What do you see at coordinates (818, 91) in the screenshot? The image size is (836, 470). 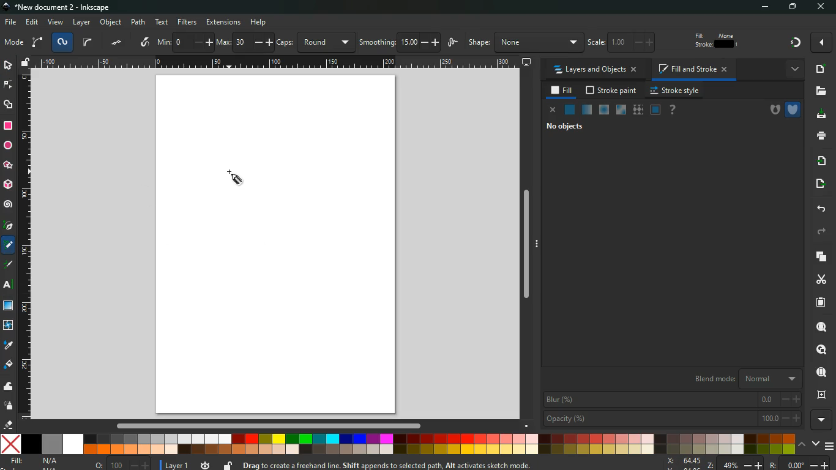 I see `files` at bounding box center [818, 91].